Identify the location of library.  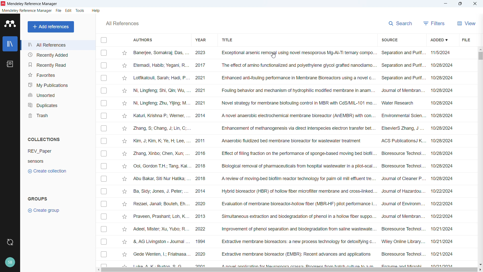
(10, 44).